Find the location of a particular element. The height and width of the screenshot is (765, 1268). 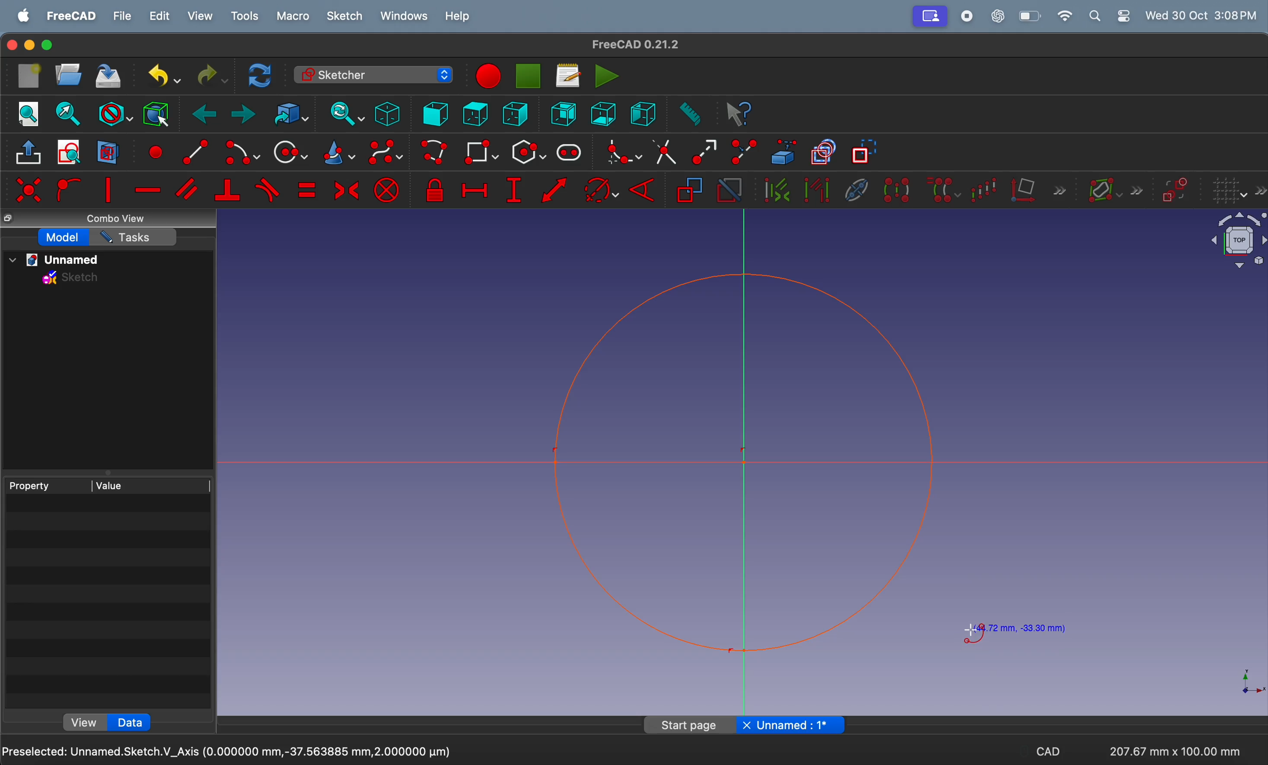

forward  is located at coordinates (243, 116).